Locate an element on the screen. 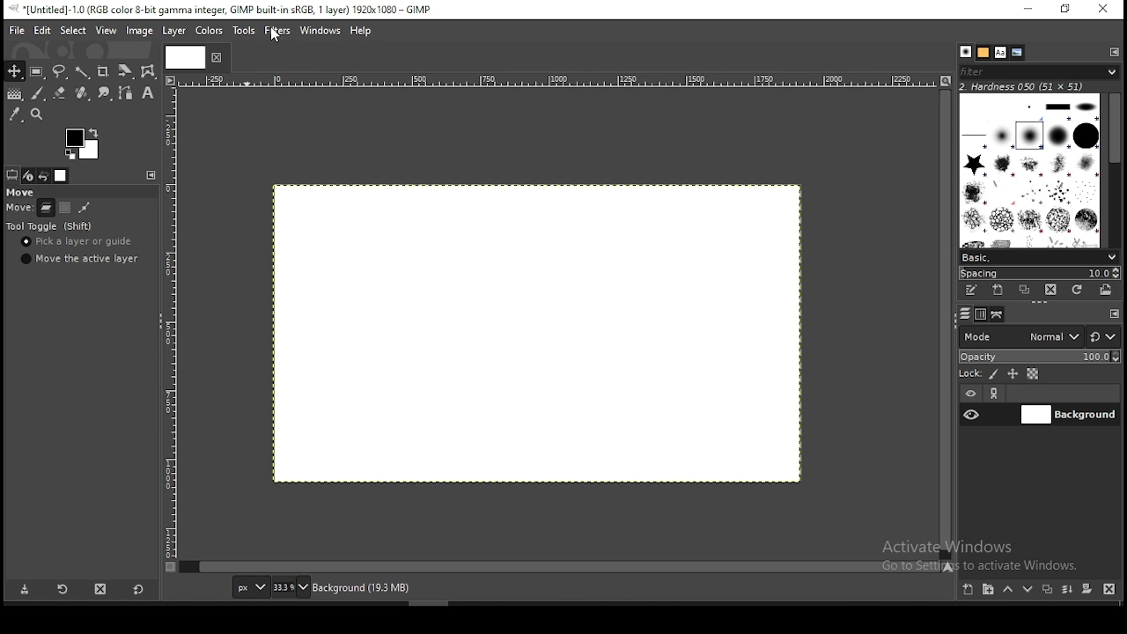 The width and height of the screenshot is (1127, 634). edit this brush is located at coordinates (969, 291).